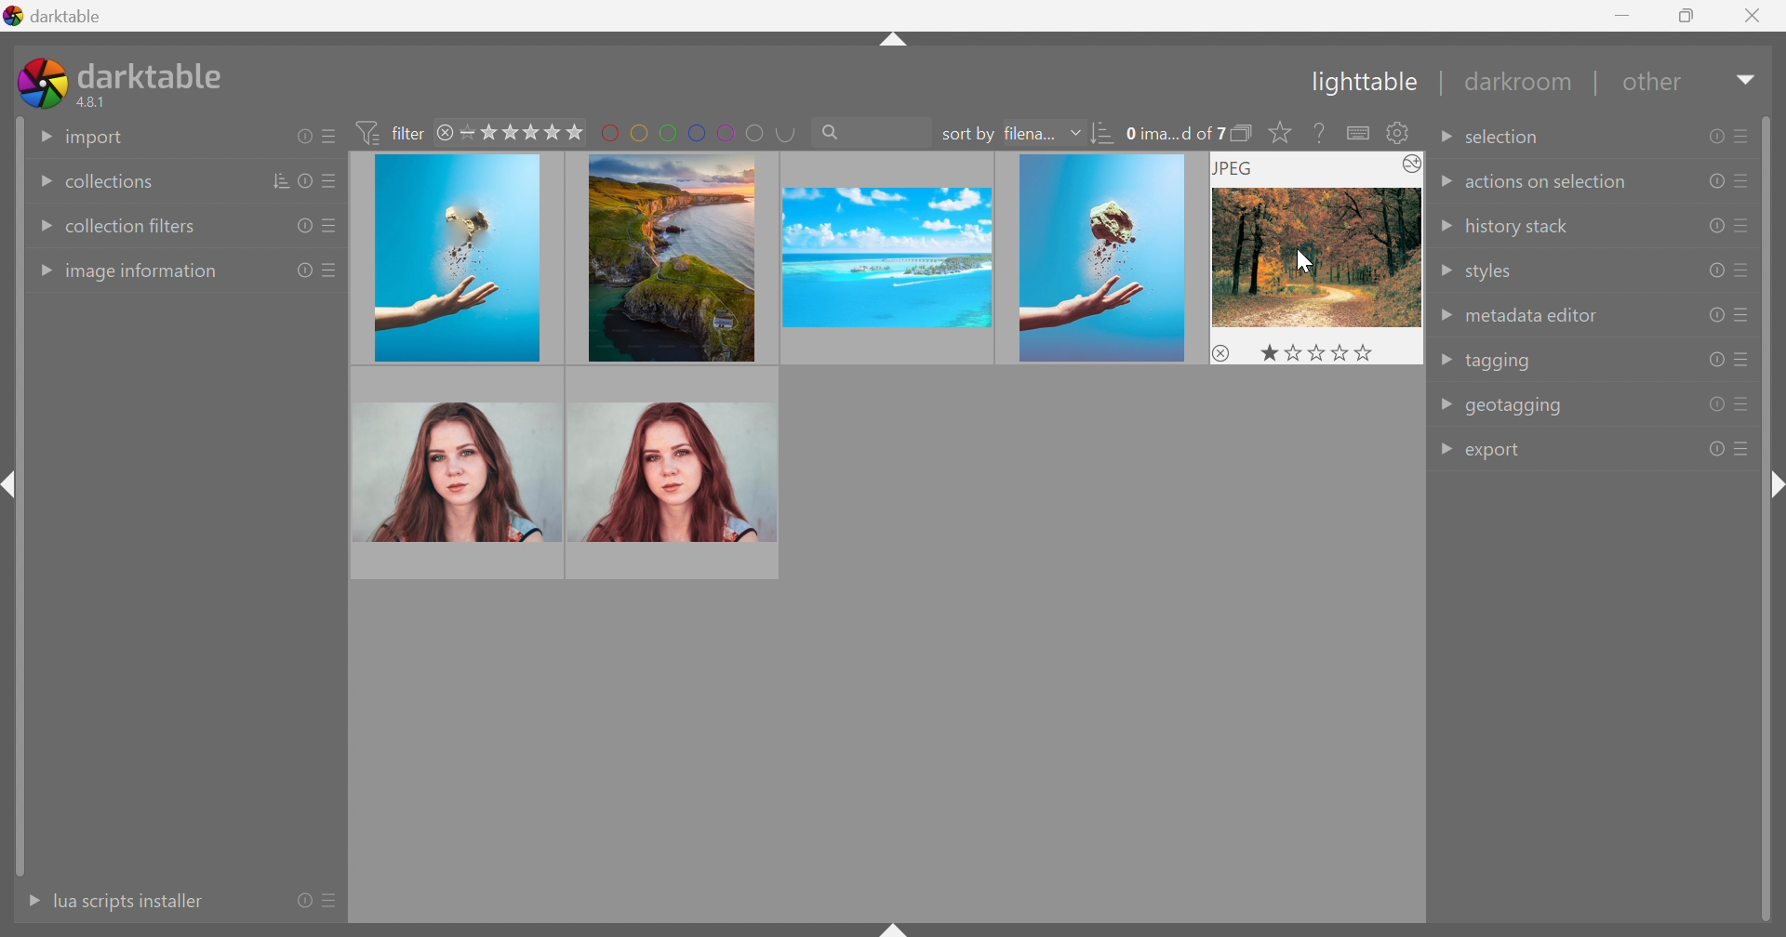 Image resolution: width=1786 pixels, height=937 pixels. I want to click on Drop Down, so click(1447, 316).